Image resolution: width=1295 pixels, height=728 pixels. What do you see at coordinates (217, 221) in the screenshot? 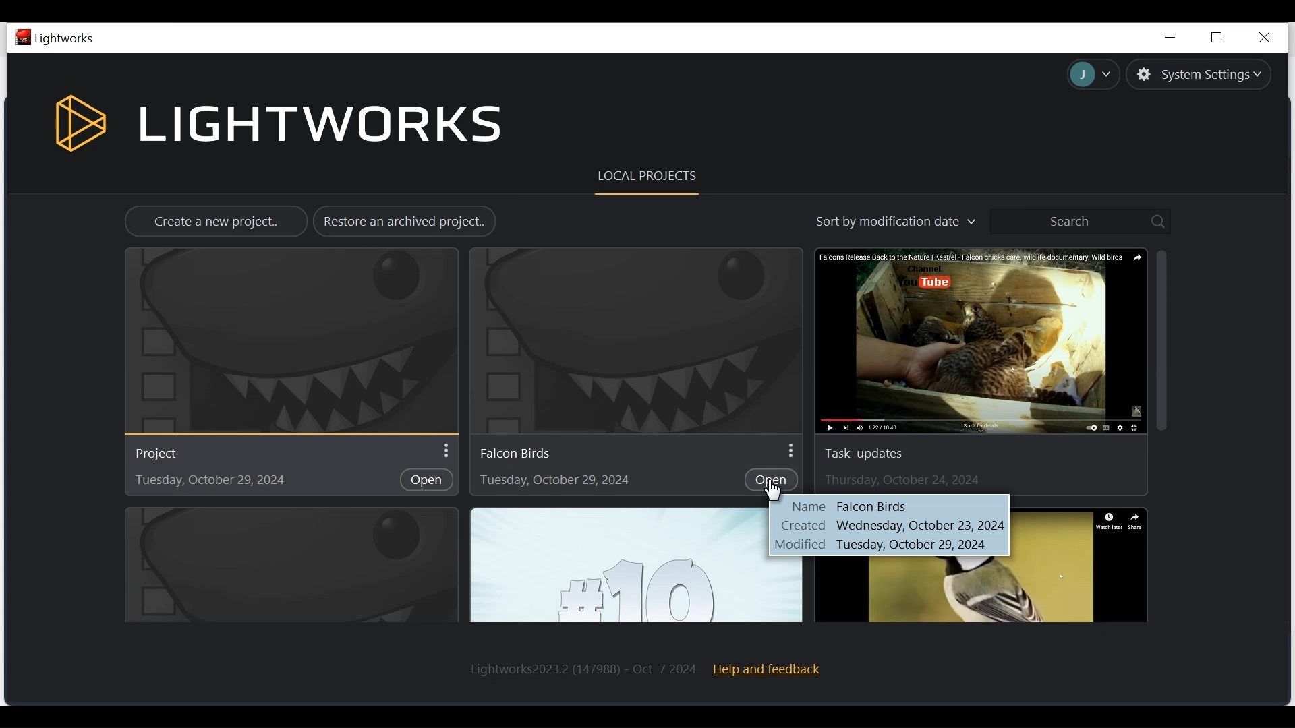
I see `Create a new project` at bounding box center [217, 221].